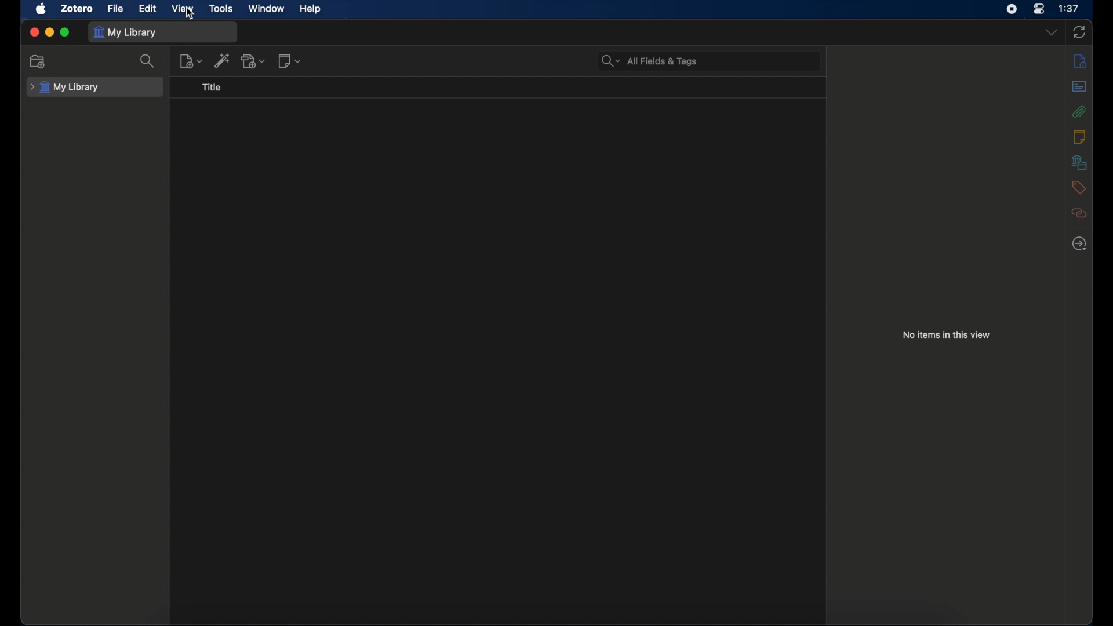  Describe the element at coordinates (1068, 8) in the screenshot. I see `1:37` at that location.